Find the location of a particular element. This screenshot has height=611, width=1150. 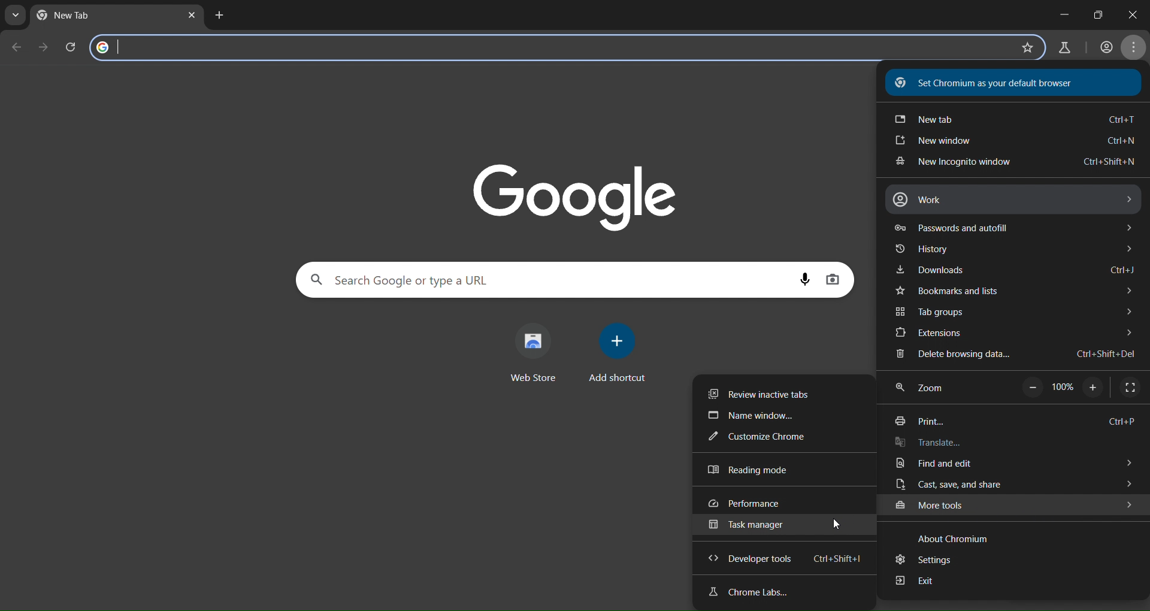

About Chromium is located at coordinates (955, 536).